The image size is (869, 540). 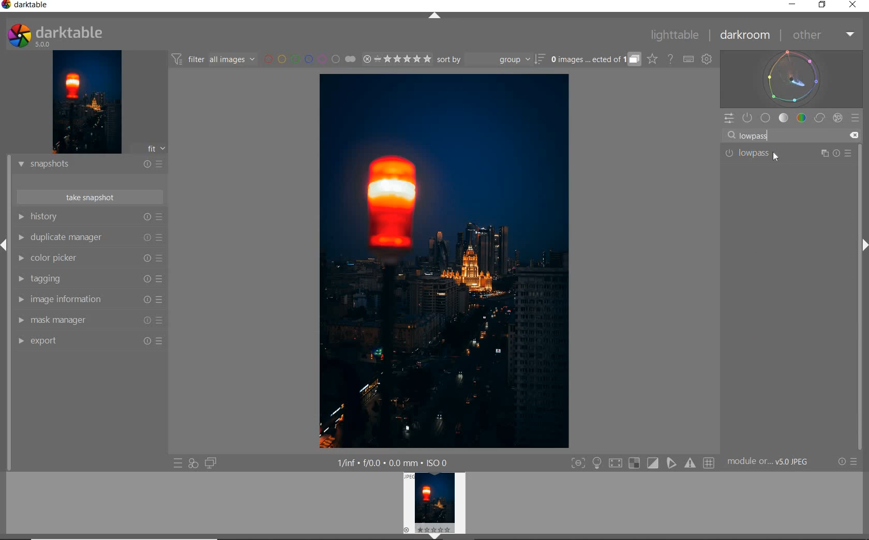 I want to click on Preset and reset, so click(x=162, y=260).